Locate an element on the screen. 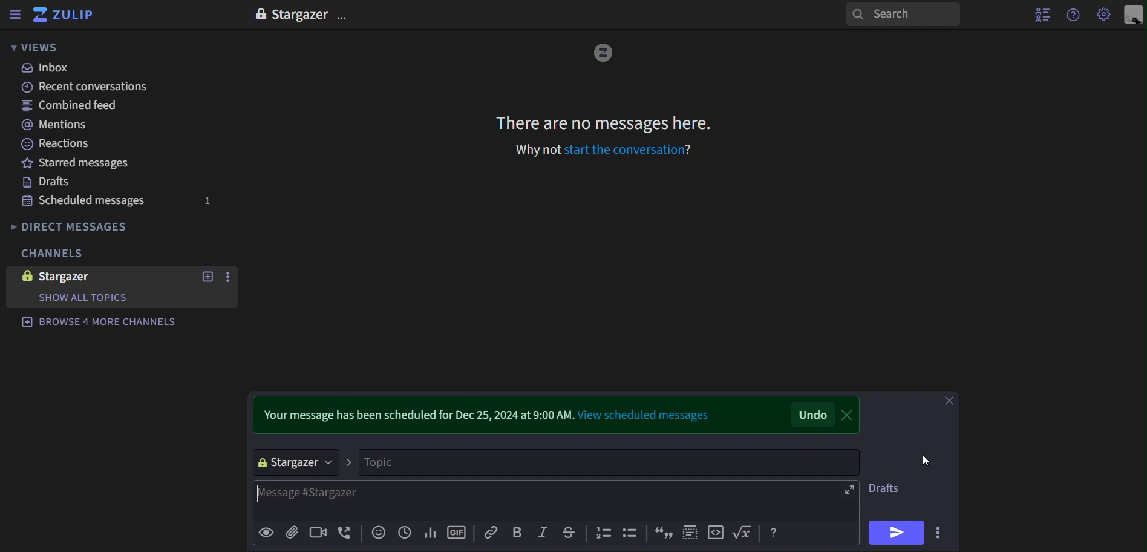  preview is located at coordinates (267, 532).